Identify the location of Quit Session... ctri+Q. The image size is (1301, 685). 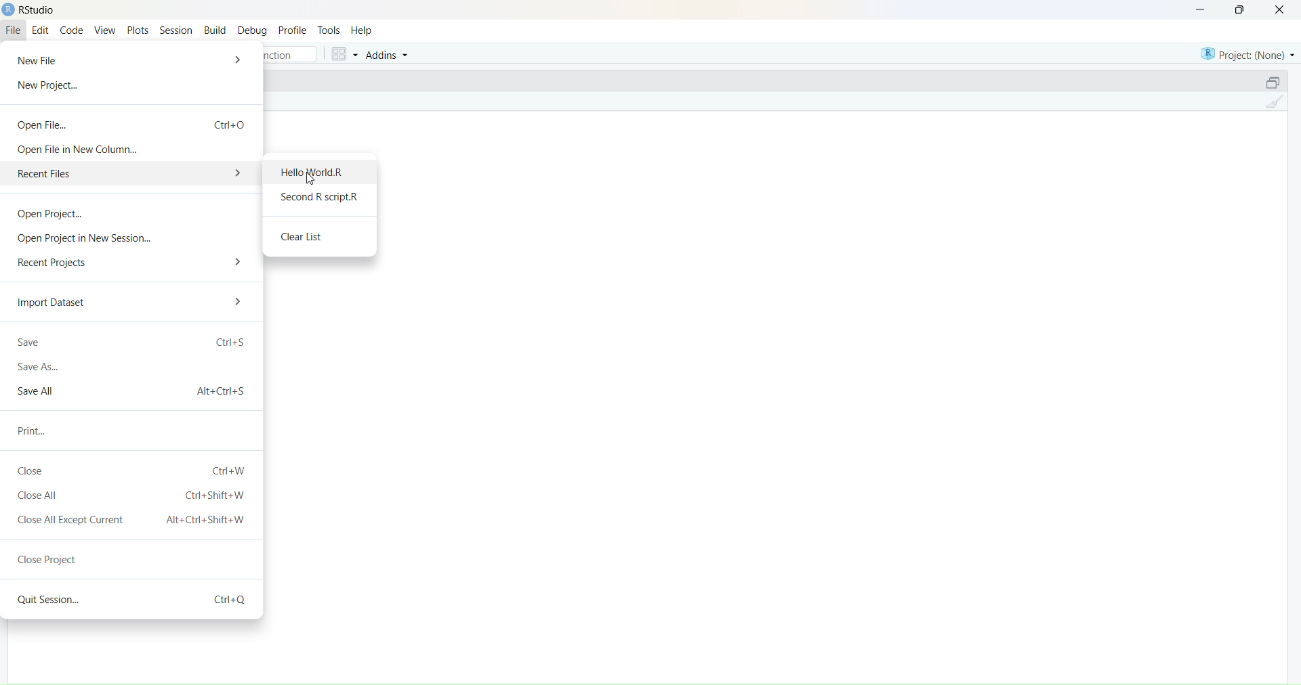
(129, 600).